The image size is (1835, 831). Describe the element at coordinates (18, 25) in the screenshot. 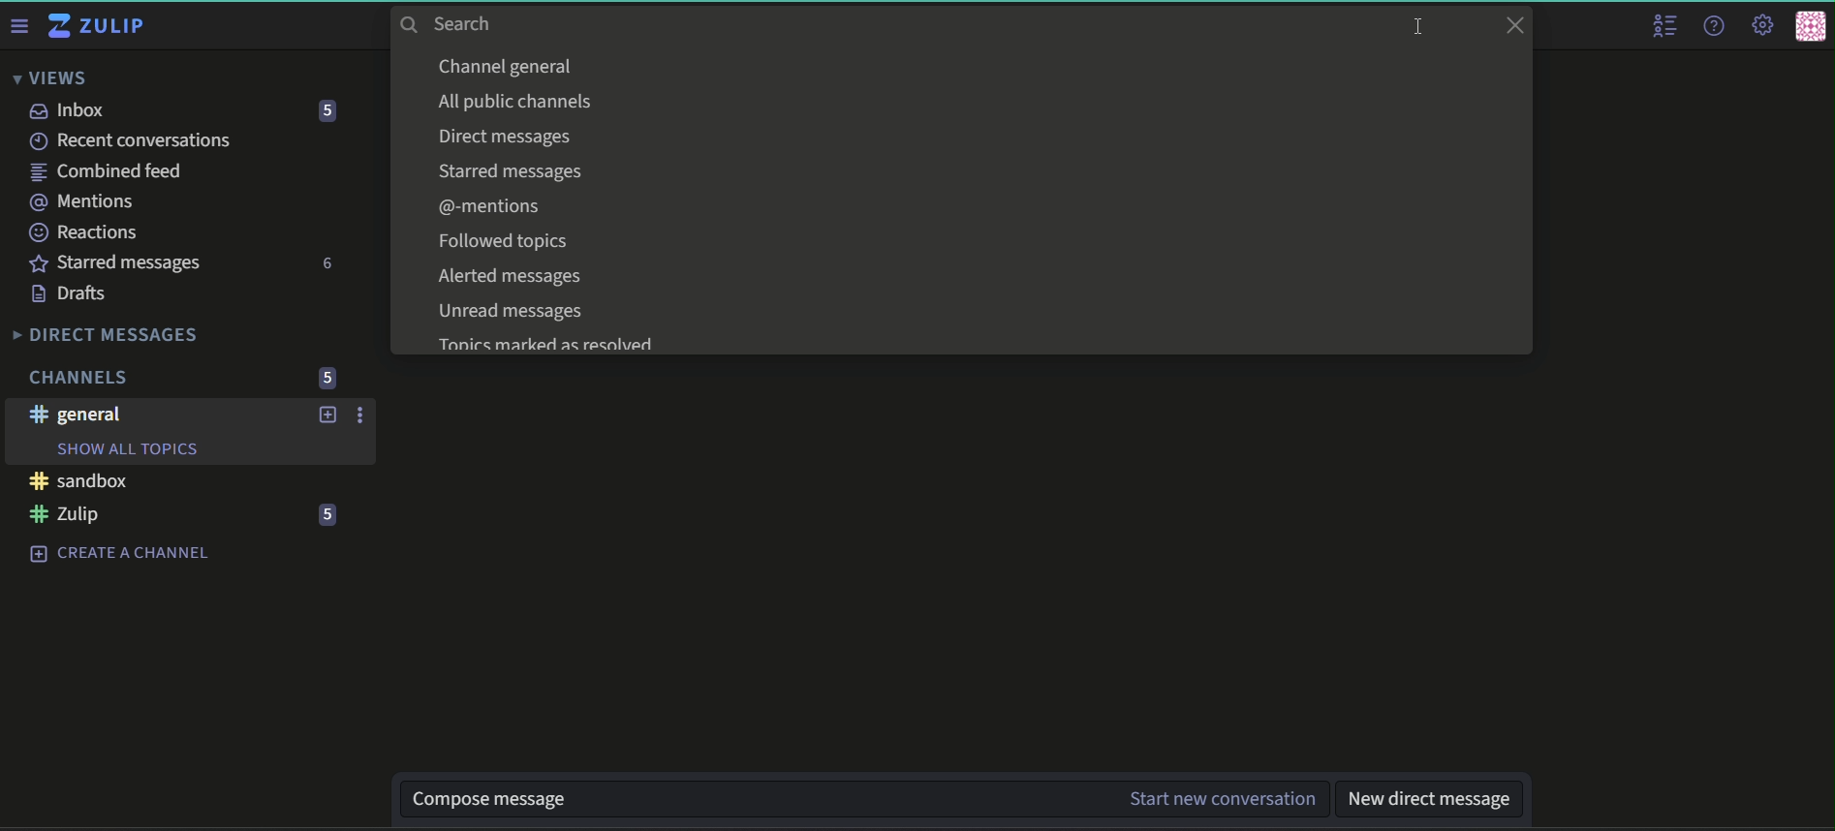

I see `Menu` at that location.